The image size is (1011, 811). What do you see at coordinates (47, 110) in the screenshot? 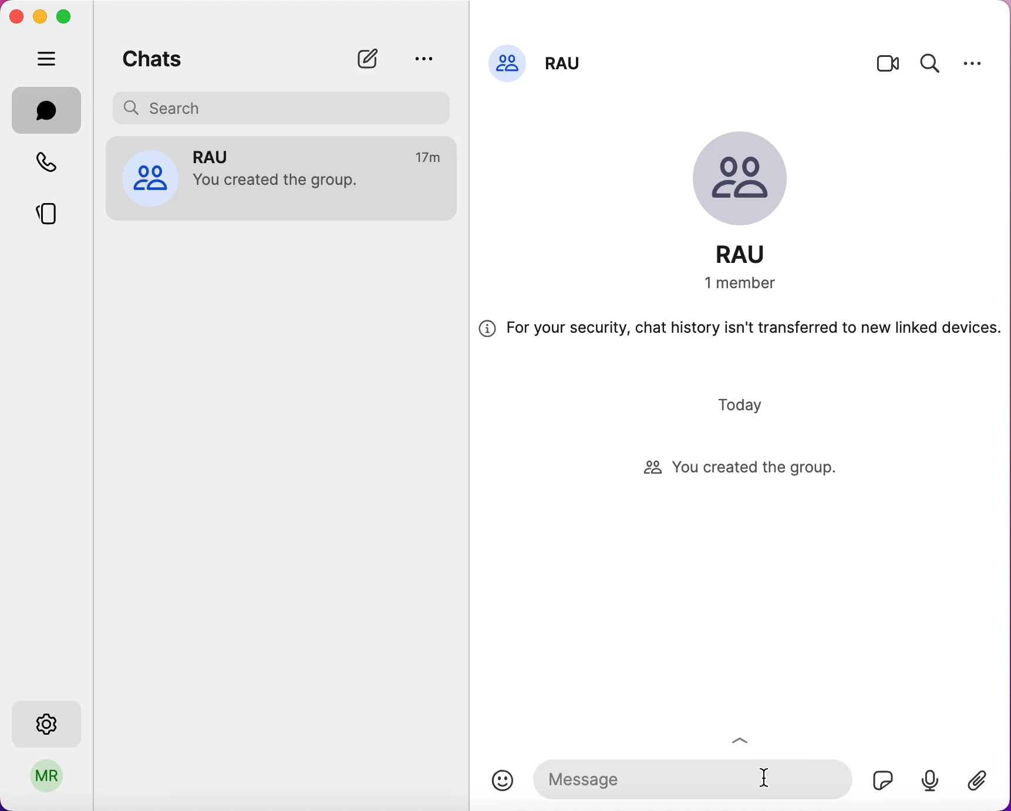
I see `chats` at bounding box center [47, 110].